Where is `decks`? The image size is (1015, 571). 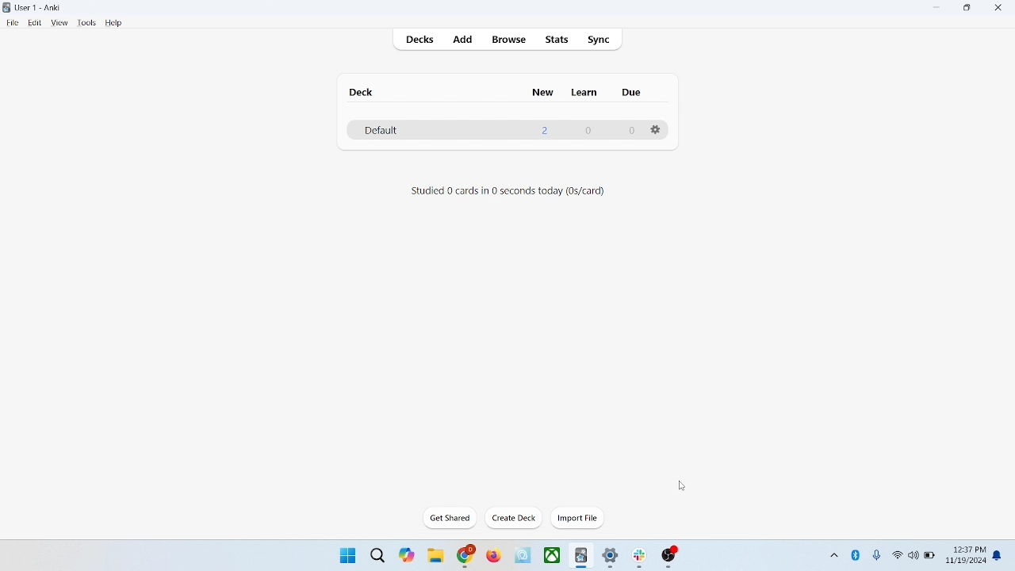
decks is located at coordinates (422, 41).